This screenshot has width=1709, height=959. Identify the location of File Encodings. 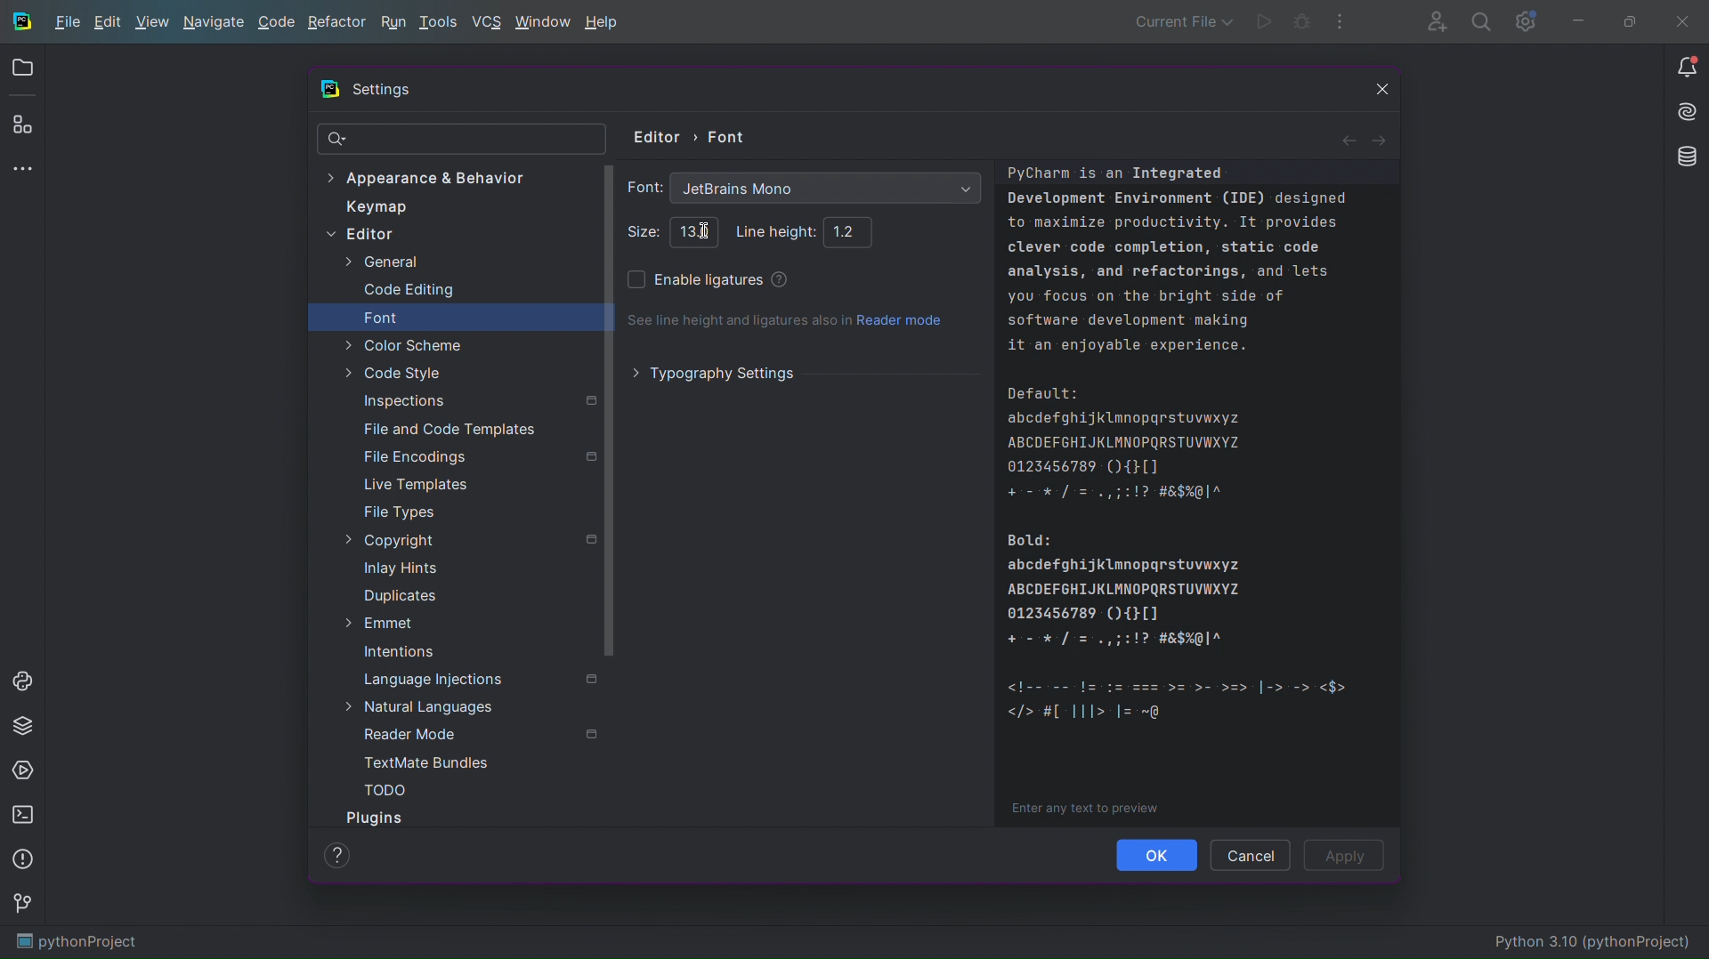
(478, 456).